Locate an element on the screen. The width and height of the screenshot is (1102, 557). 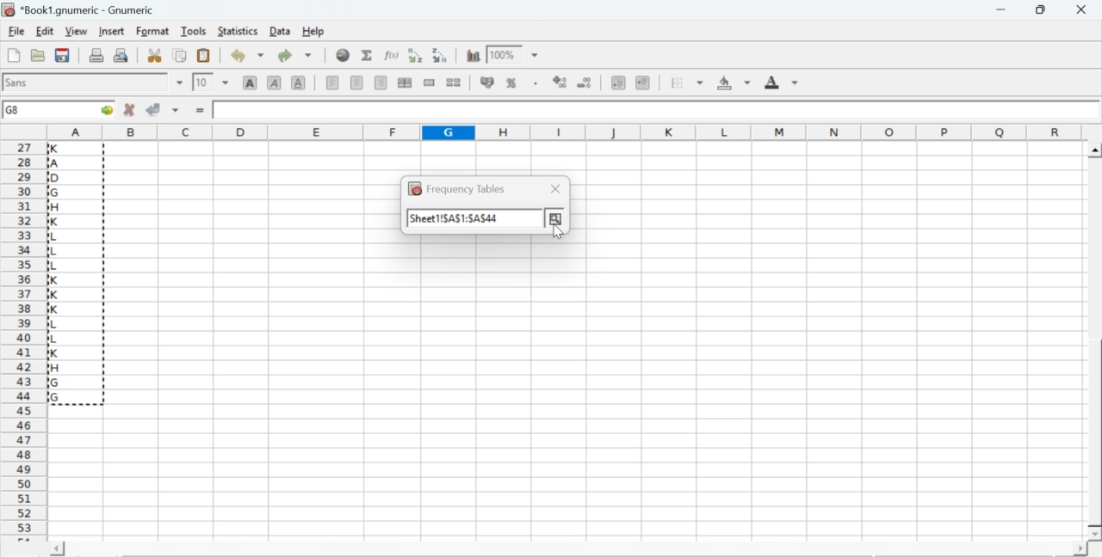
help is located at coordinates (315, 32).